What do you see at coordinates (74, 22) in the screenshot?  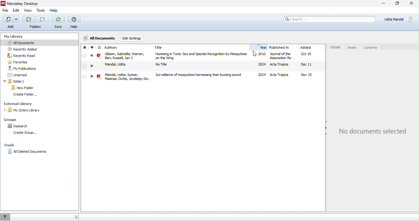 I see `help` at bounding box center [74, 22].